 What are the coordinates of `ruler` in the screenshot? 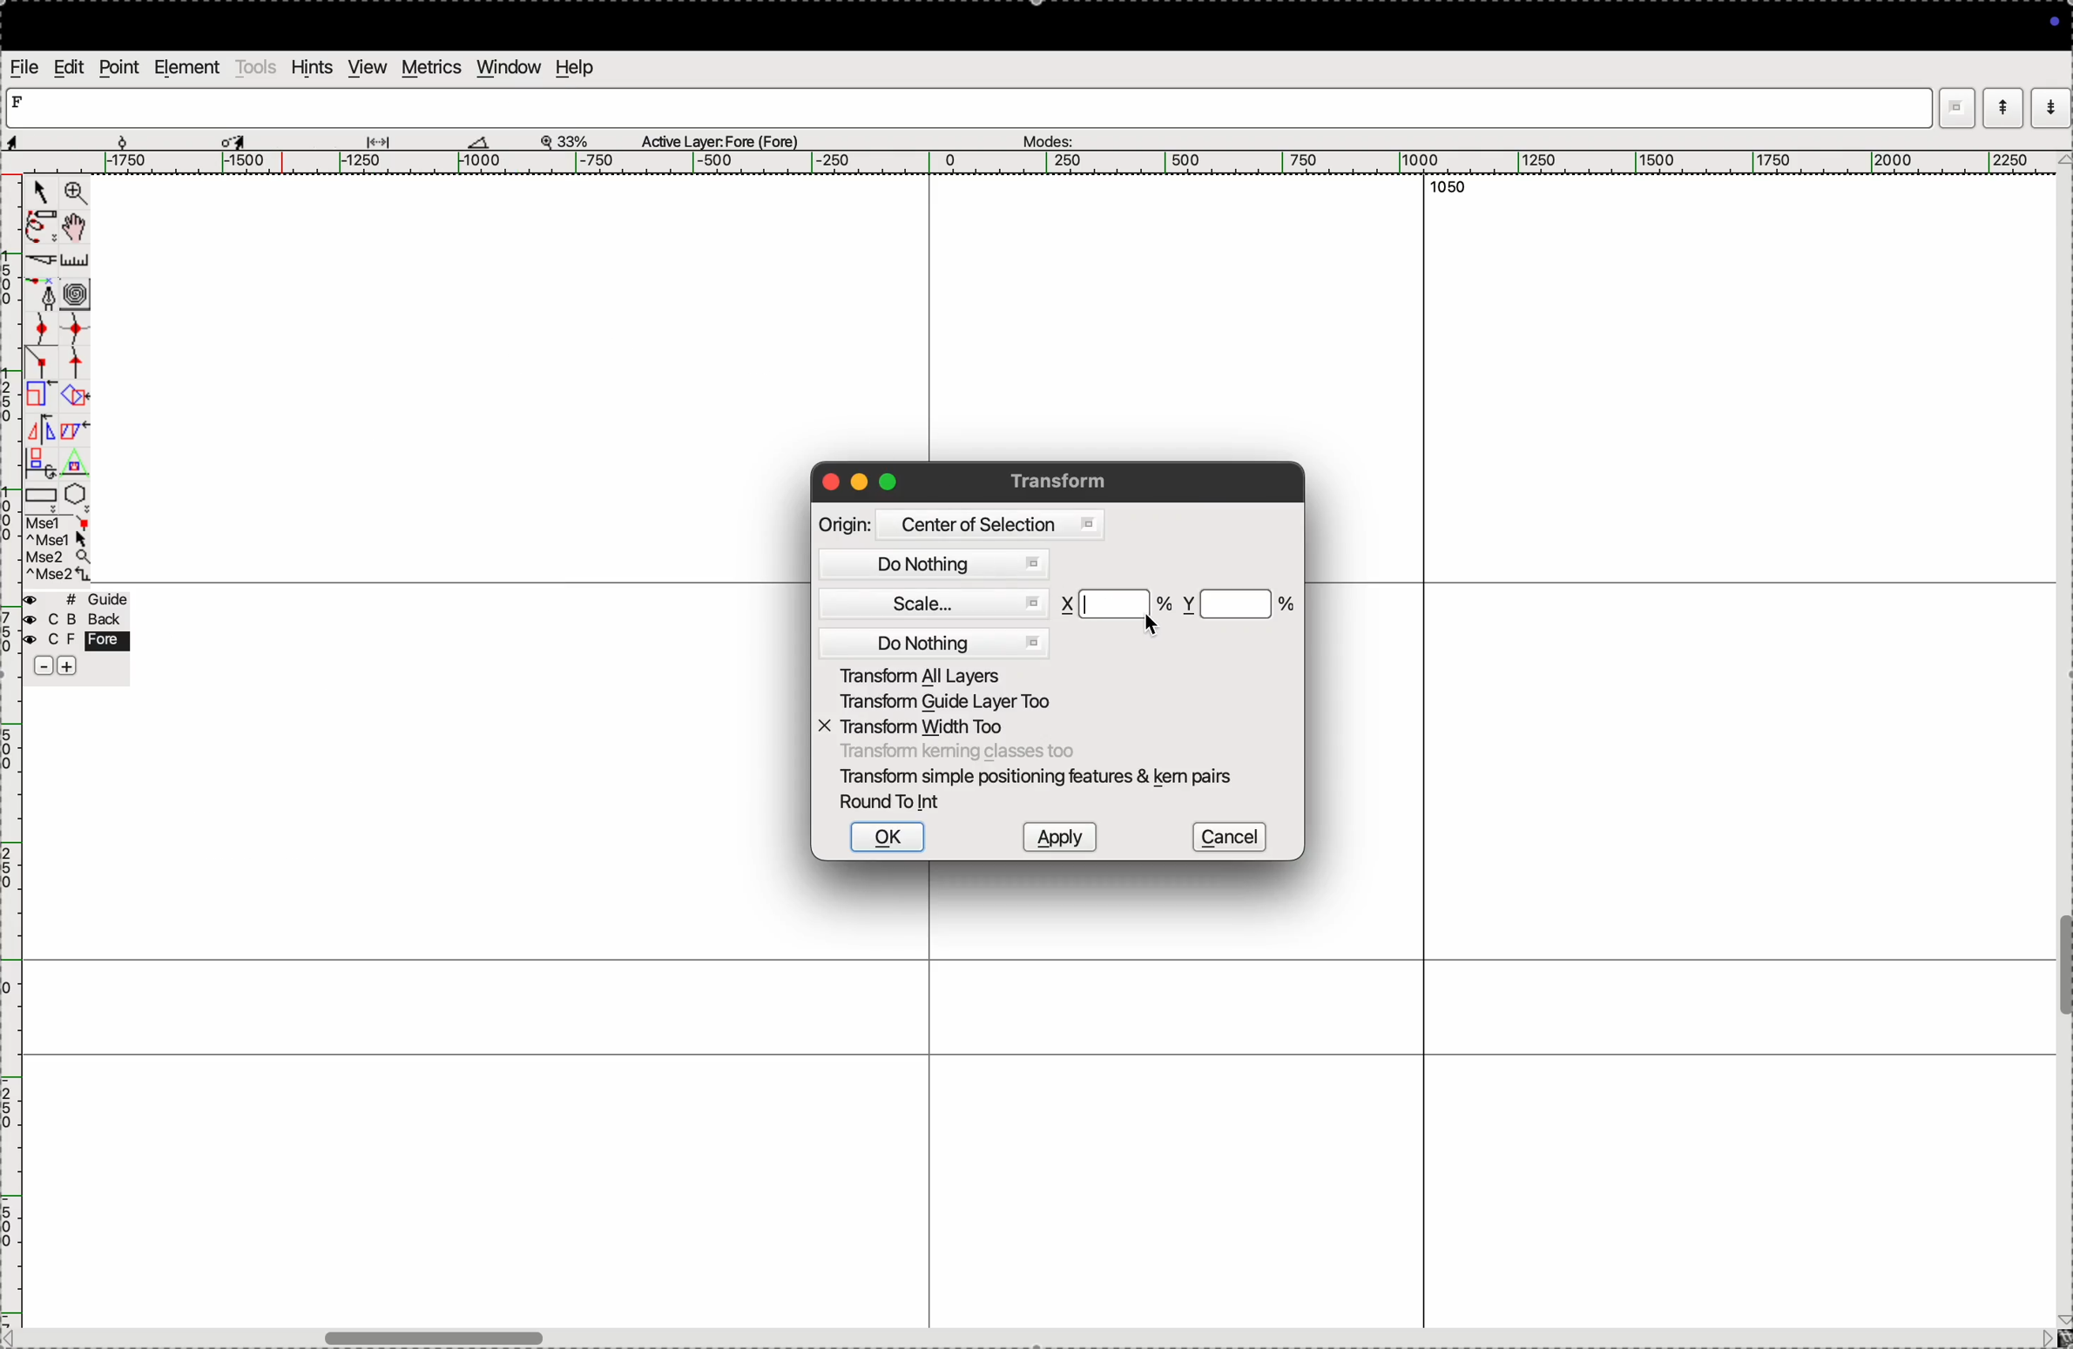 It's located at (84, 261).